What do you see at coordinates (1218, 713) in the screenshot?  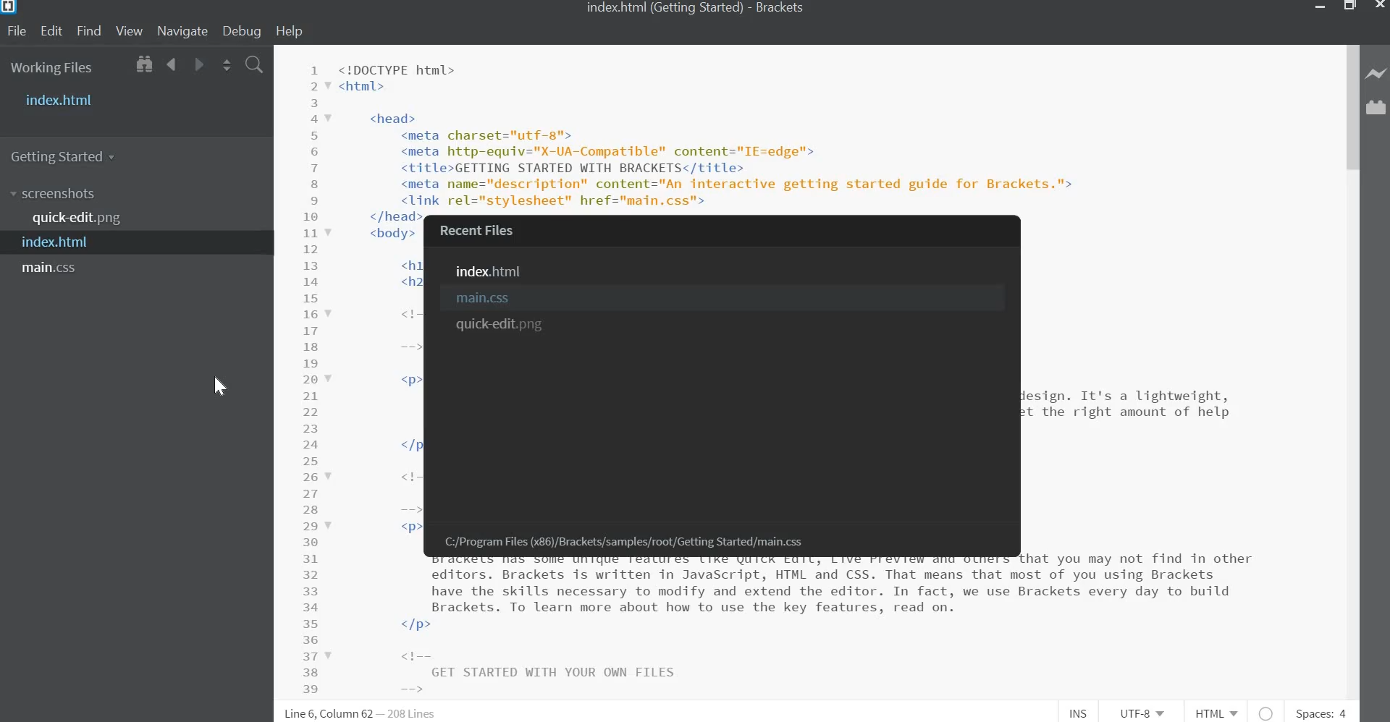 I see `HTML` at bounding box center [1218, 713].